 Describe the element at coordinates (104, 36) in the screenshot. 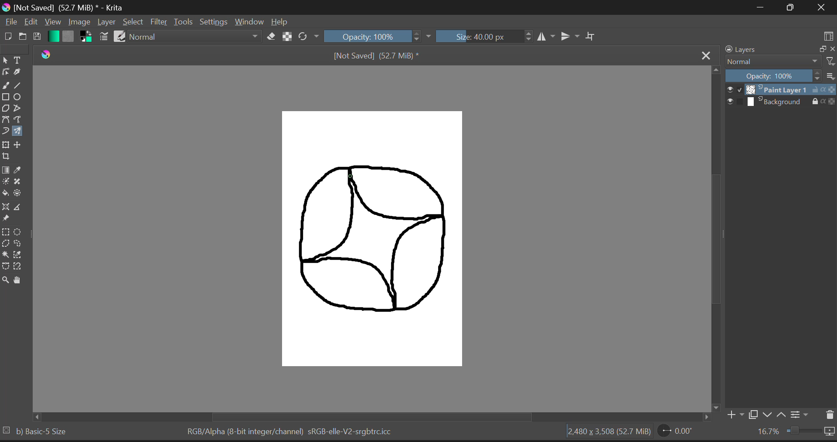

I see `Brush Settings` at that location.